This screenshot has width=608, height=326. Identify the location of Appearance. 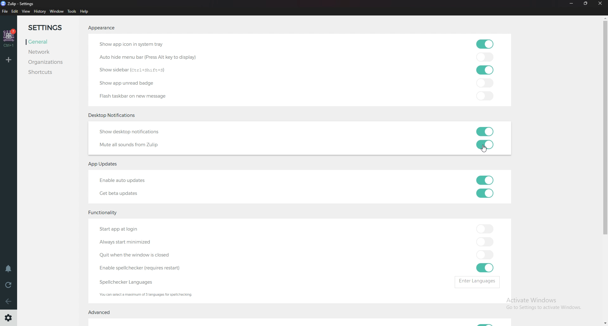
(102, 27).